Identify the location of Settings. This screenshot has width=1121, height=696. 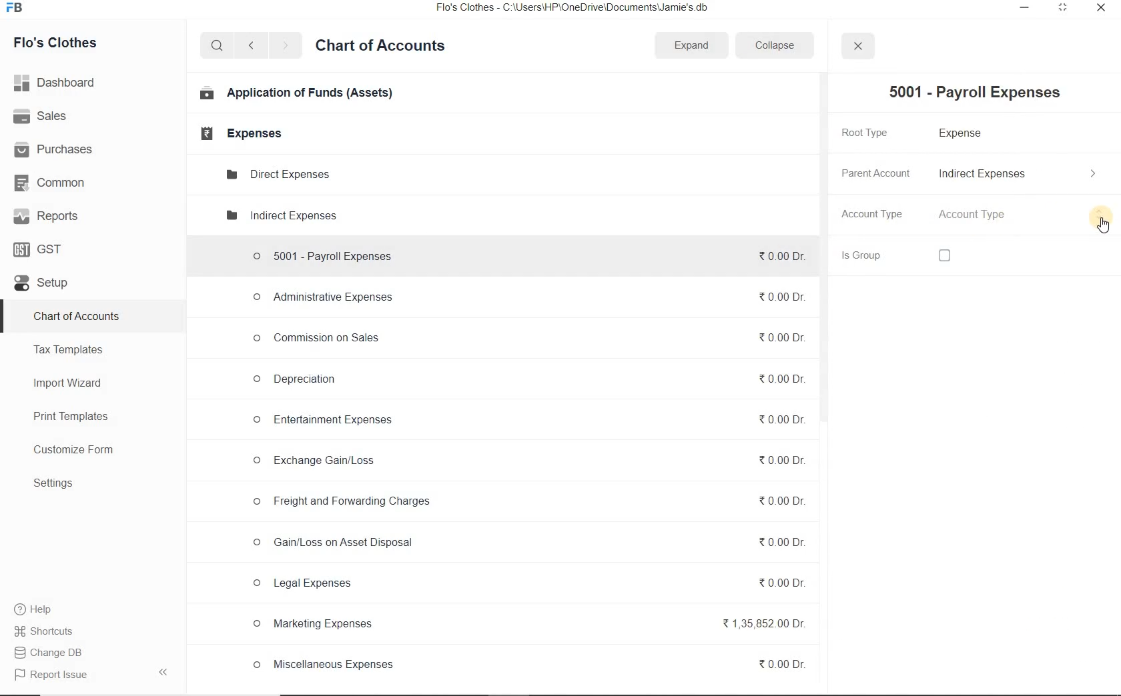
(53, 483).